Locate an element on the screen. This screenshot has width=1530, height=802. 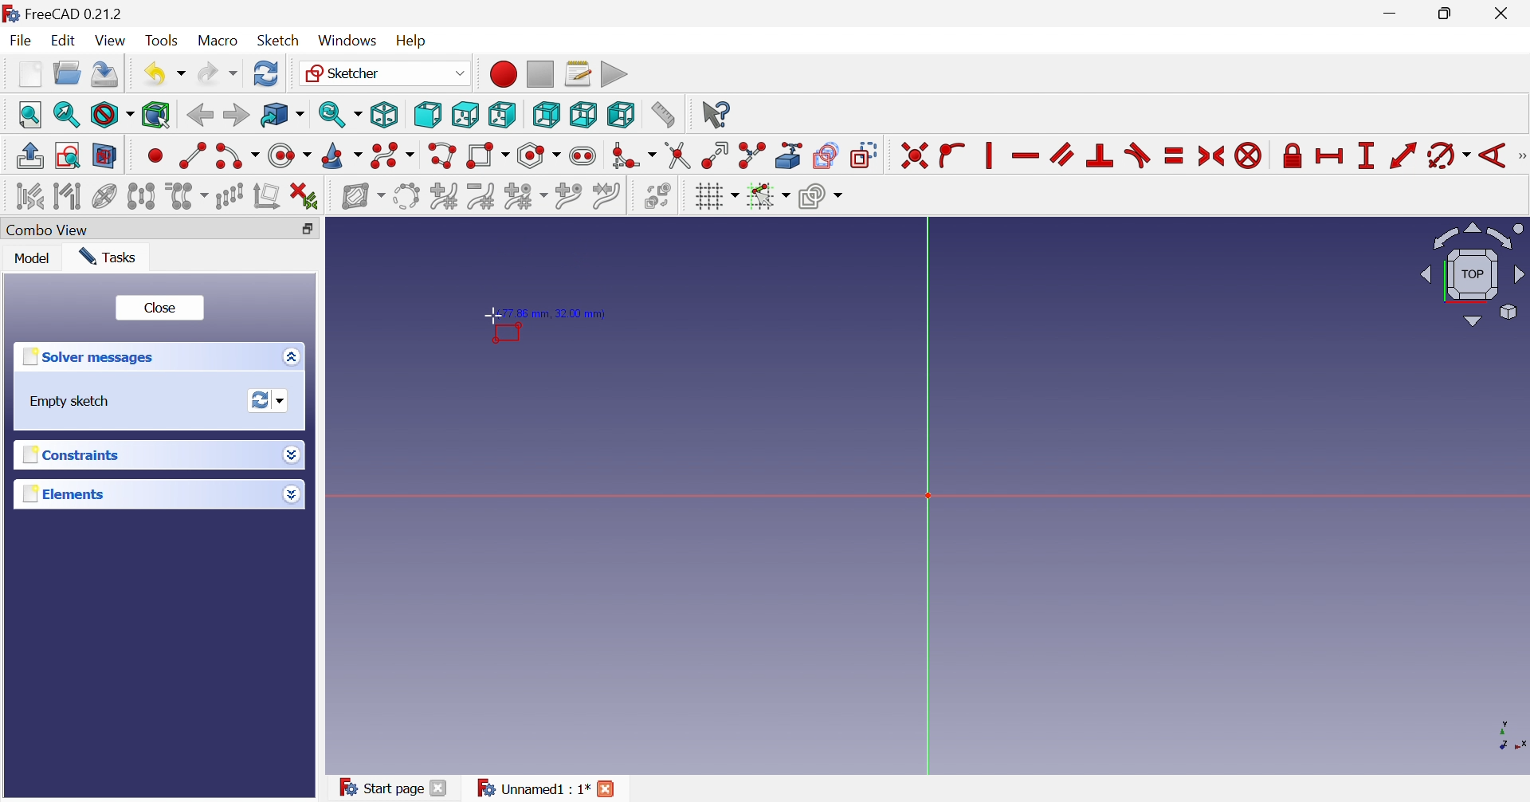
logo is located at coordinates (10, 12).